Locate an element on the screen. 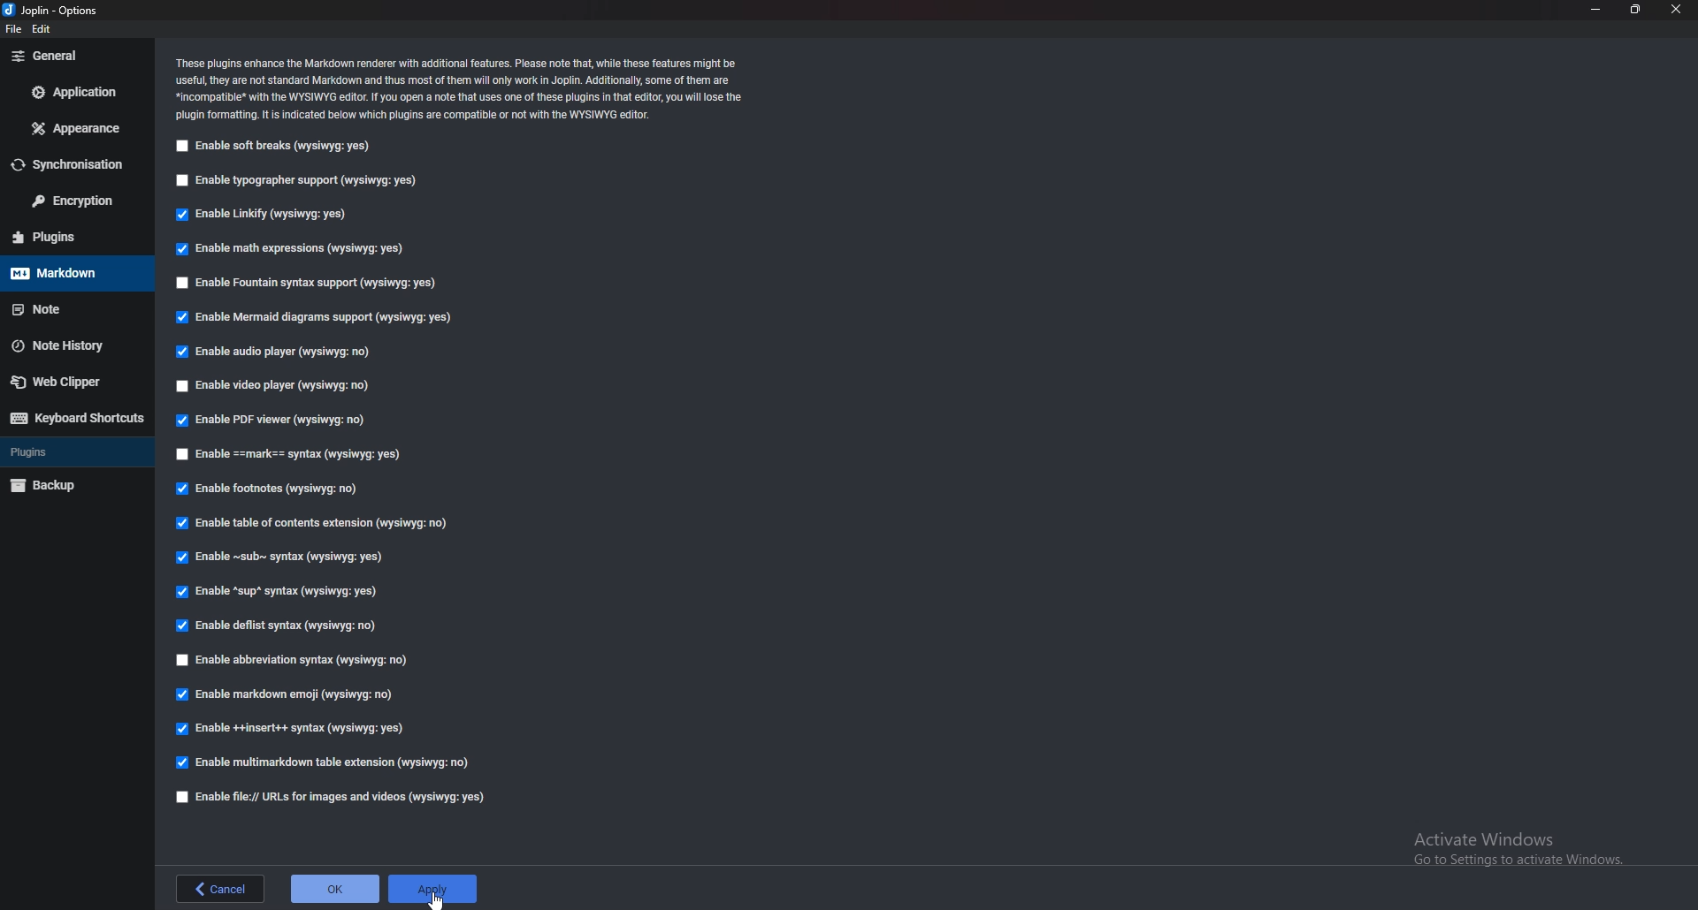  Apply is located at coordinates (433, 891).